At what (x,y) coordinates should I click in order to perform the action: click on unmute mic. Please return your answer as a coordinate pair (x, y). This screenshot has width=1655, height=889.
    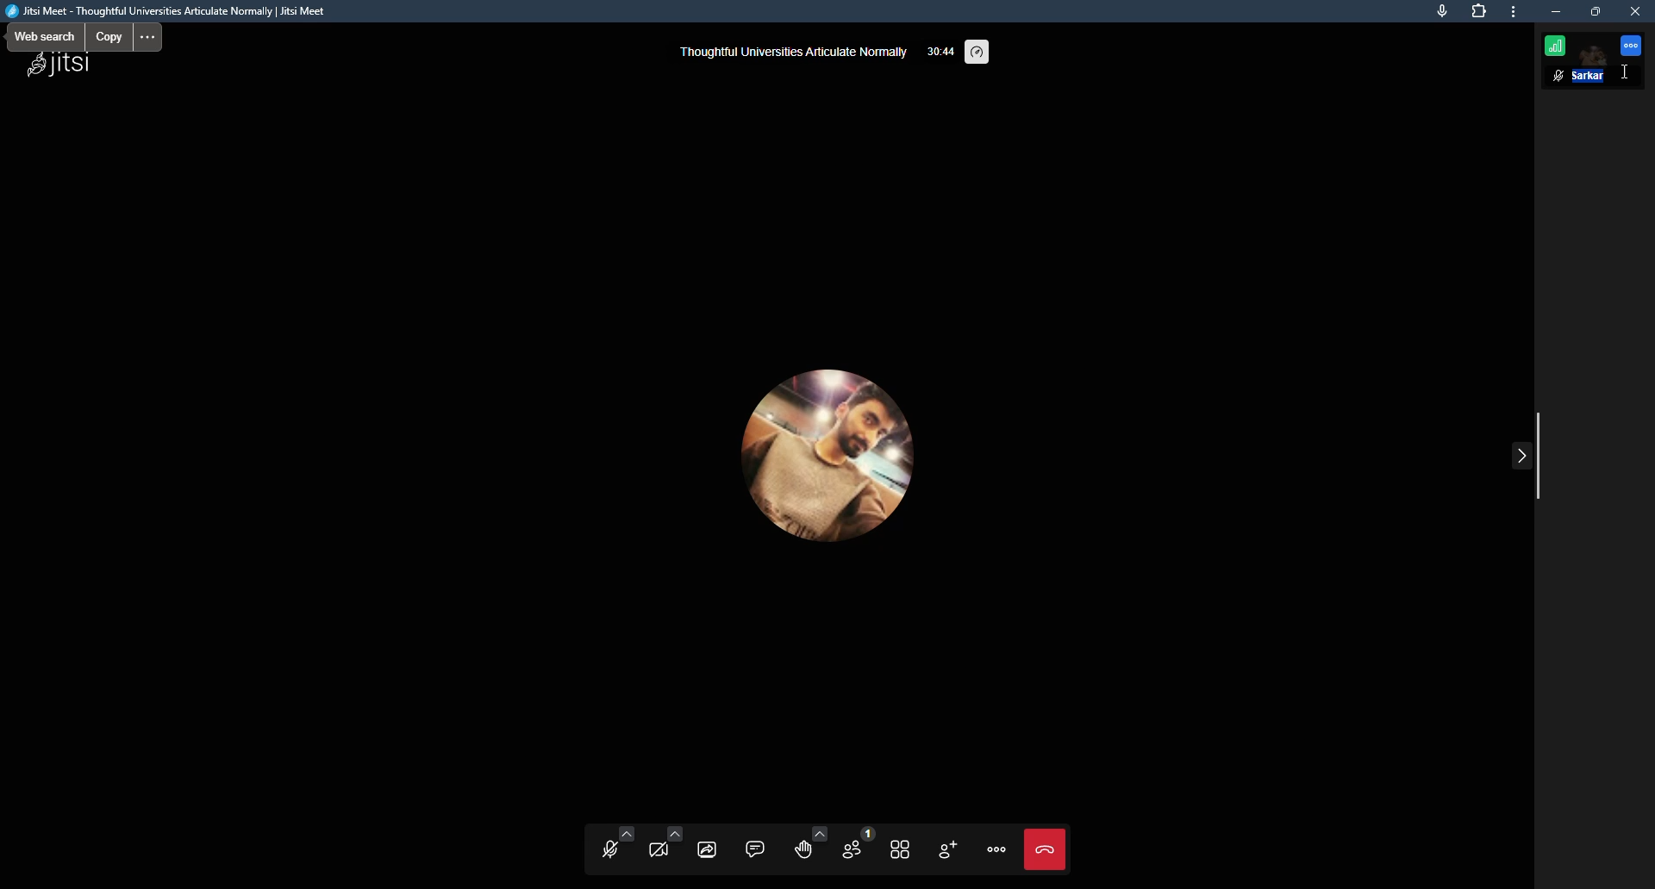
    Looking at the image, I should click on (608, 848).